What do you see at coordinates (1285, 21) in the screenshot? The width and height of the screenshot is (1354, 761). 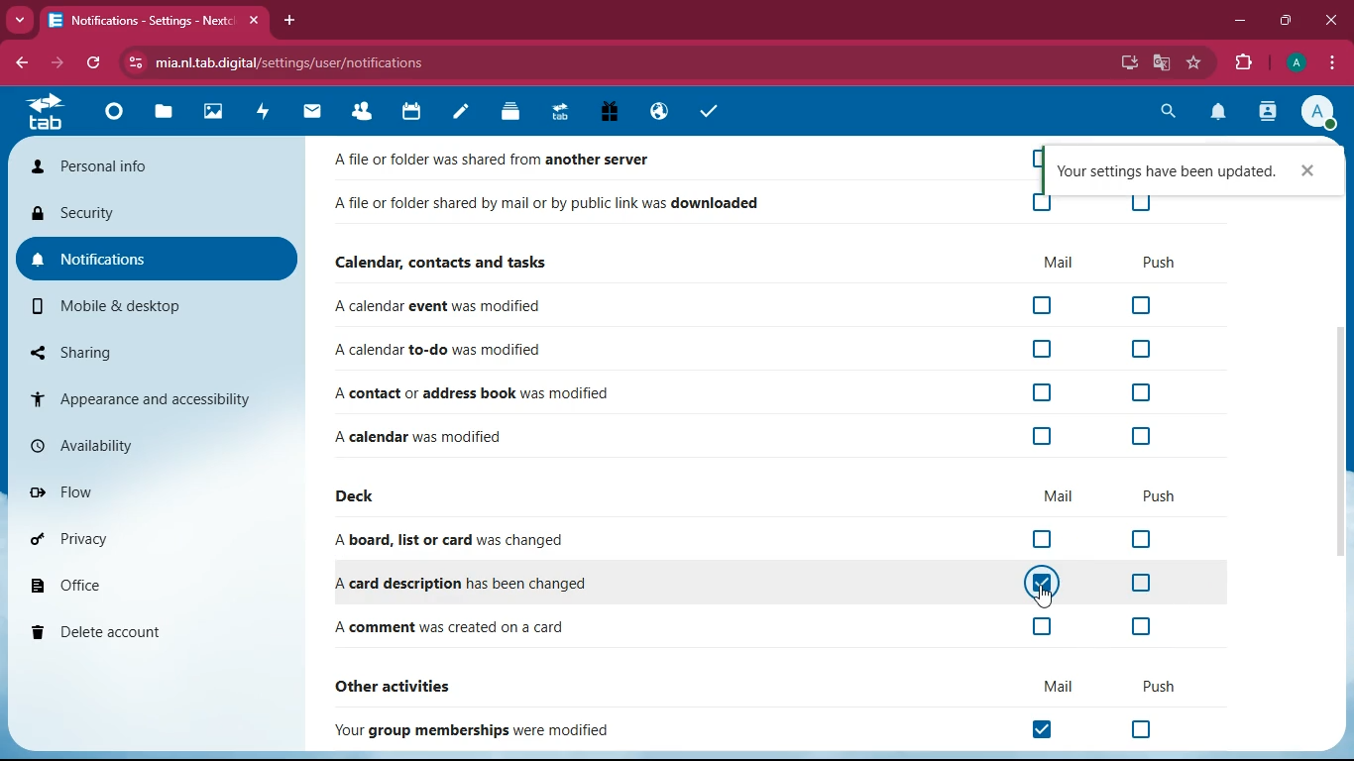 I see `maximize` at bounding box center [1285, 21].